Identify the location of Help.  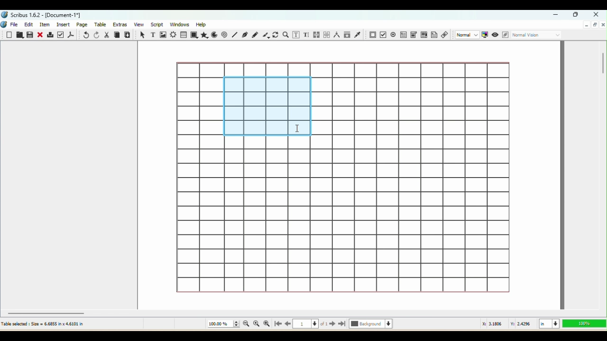
(202, 24).